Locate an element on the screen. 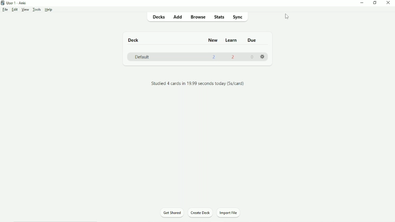 The width and height of the screenshot is (395, 222). Browse is located at coordinates (199, 18).